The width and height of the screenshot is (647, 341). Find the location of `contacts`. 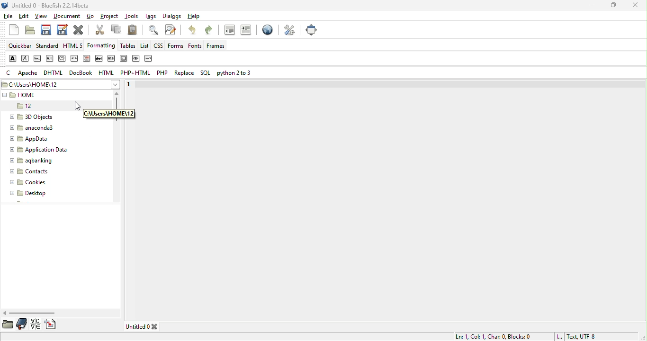

contacts is located at coordinates (31, 172).